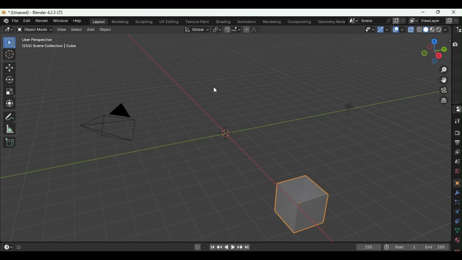 Image resolution: width=462 pixels, height=260 pixels. I want to click on Remove view layer, so click(456, 21).